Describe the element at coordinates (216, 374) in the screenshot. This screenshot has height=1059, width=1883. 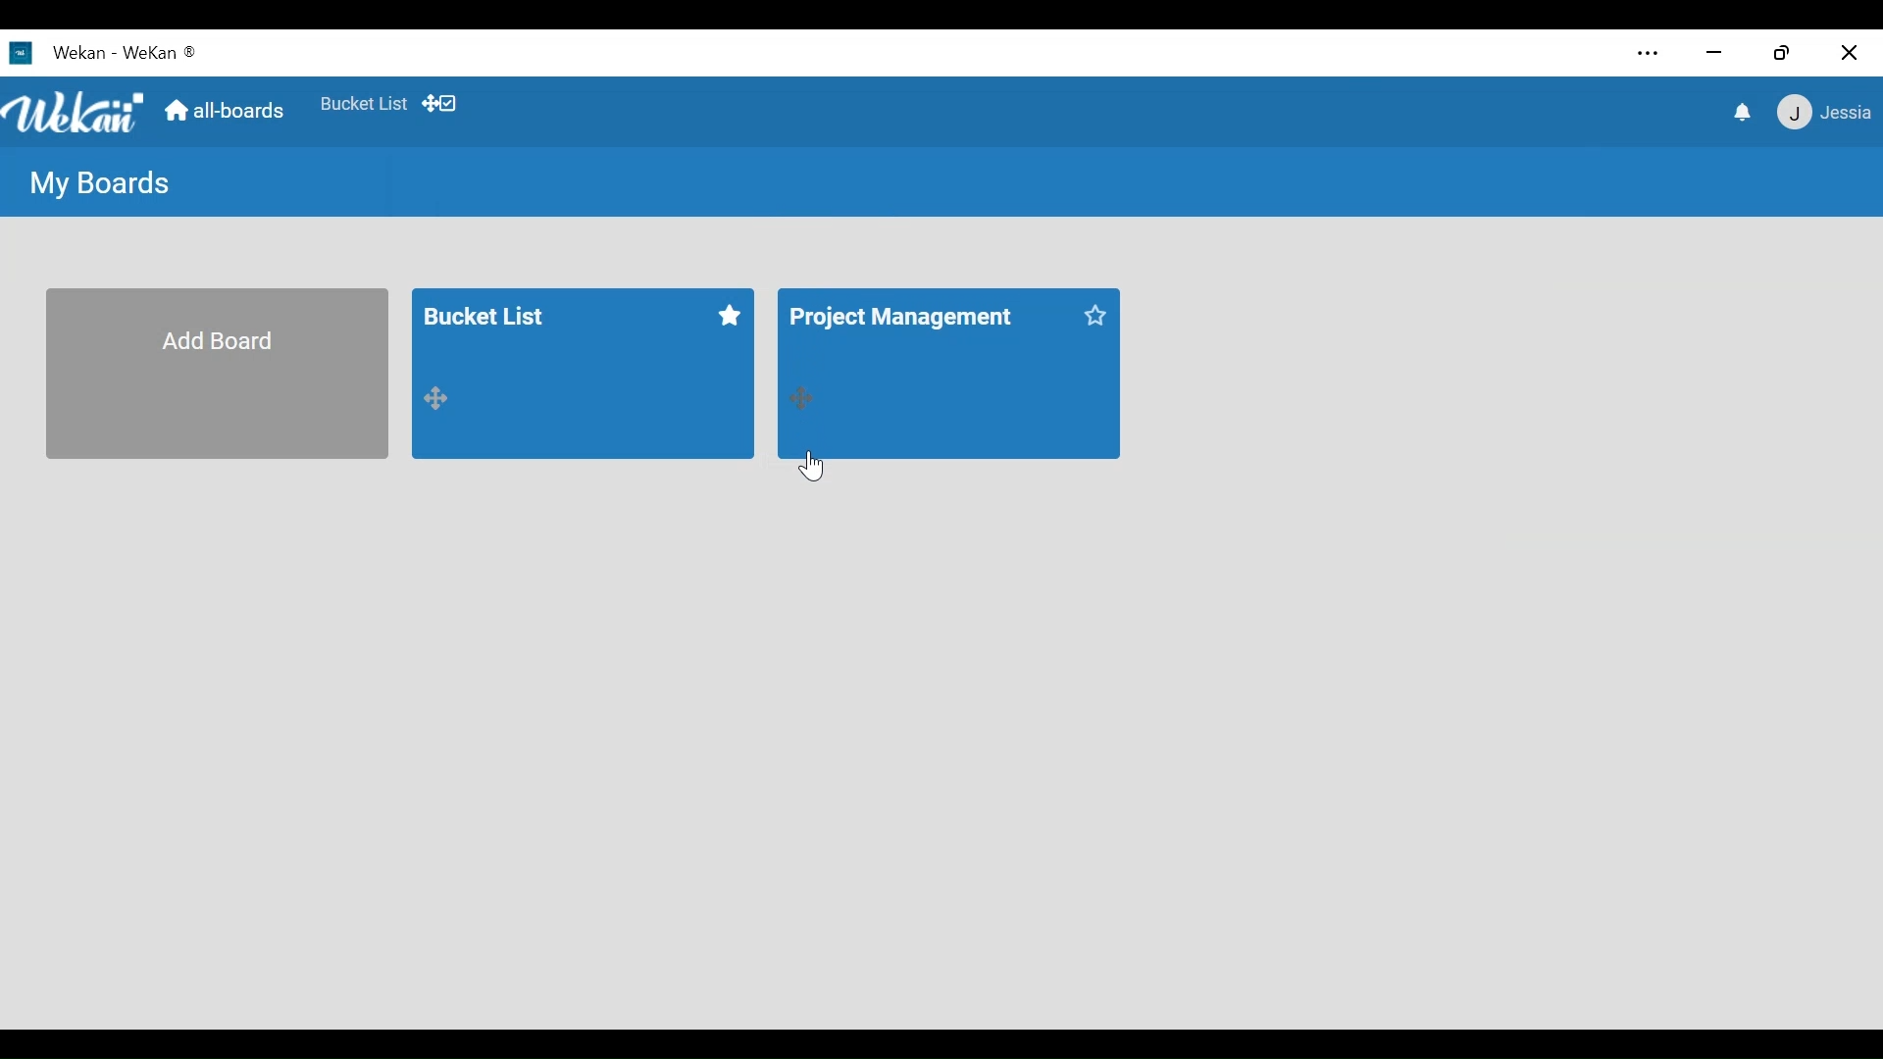
I see `Add Board` at that location.